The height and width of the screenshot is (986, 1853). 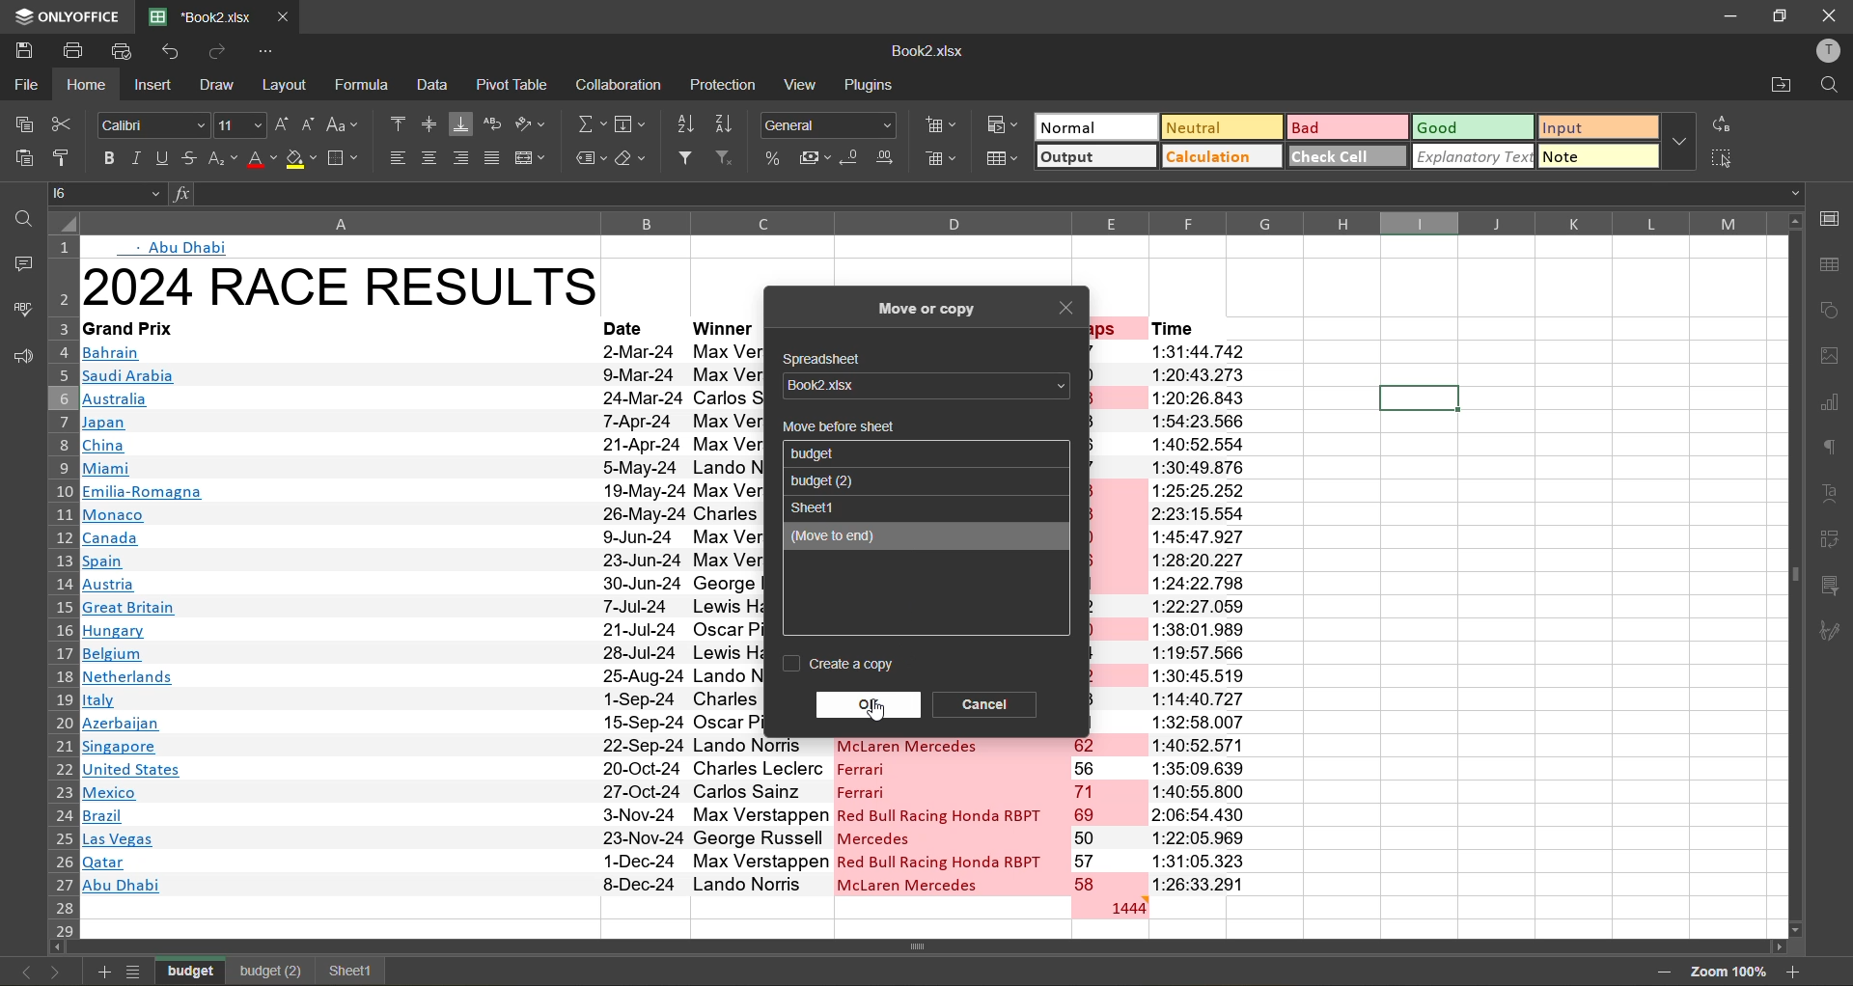 What do you see at coordinates (191, 158) in the screenshot?
I see `strikethrough` at bounding box center [191, 158].